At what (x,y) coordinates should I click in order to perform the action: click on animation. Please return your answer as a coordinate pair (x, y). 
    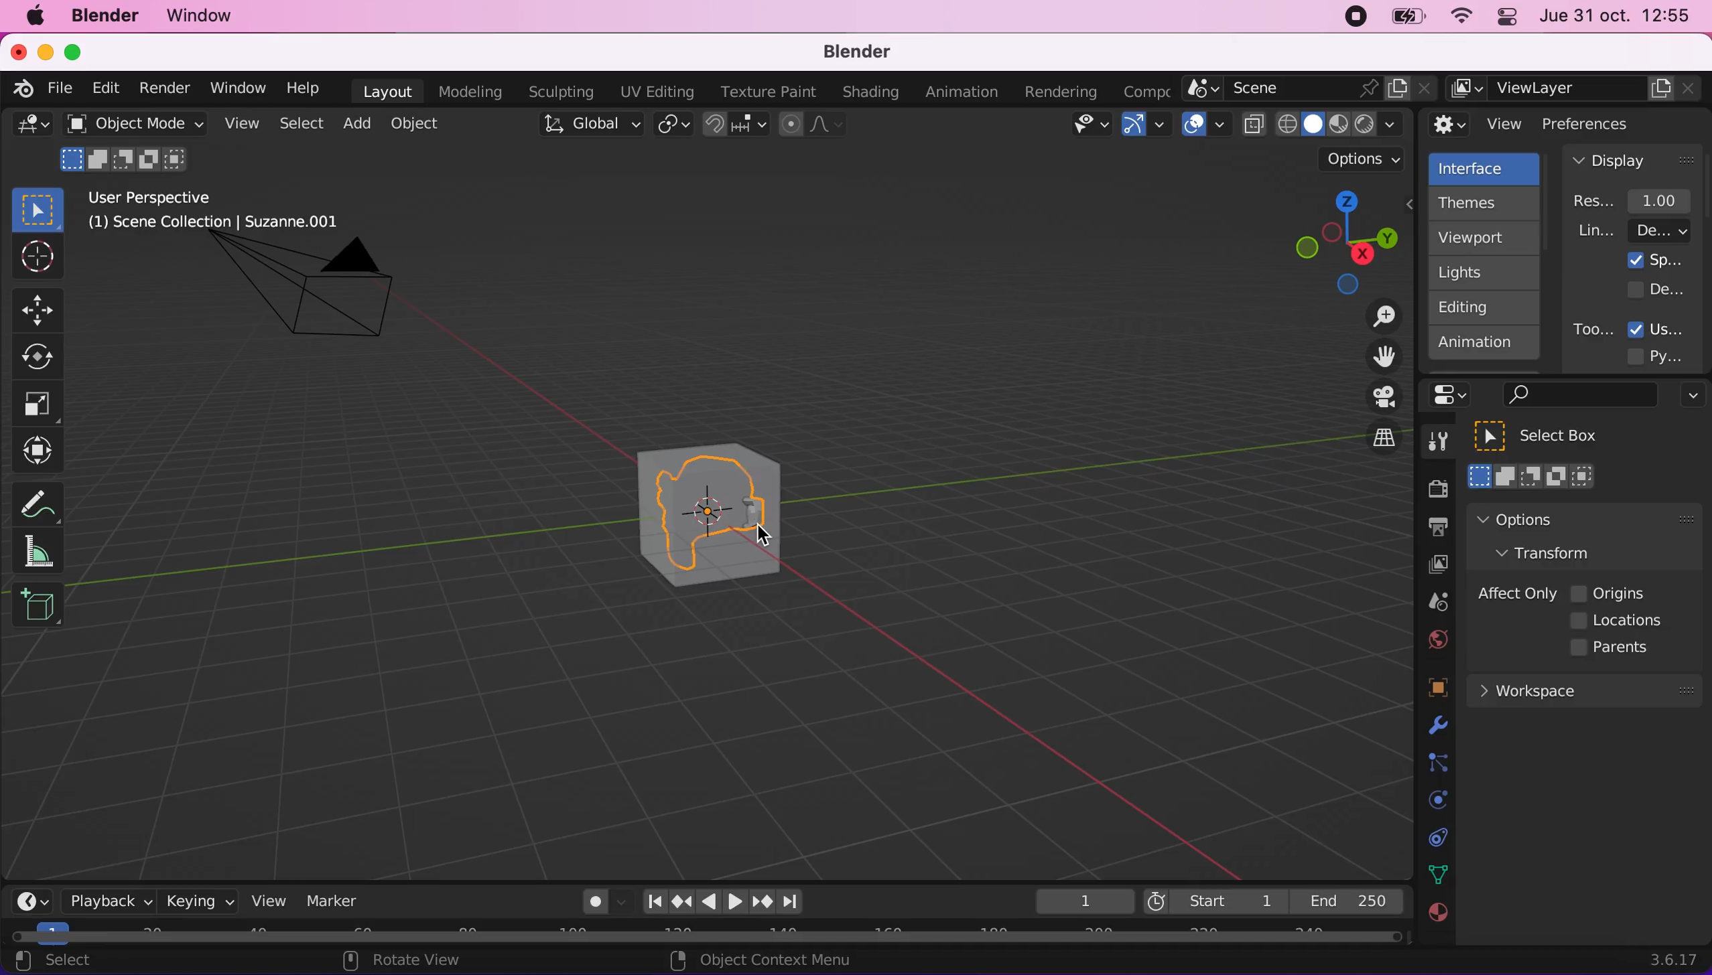
    Looking at the image, I should click on (1485, 347).